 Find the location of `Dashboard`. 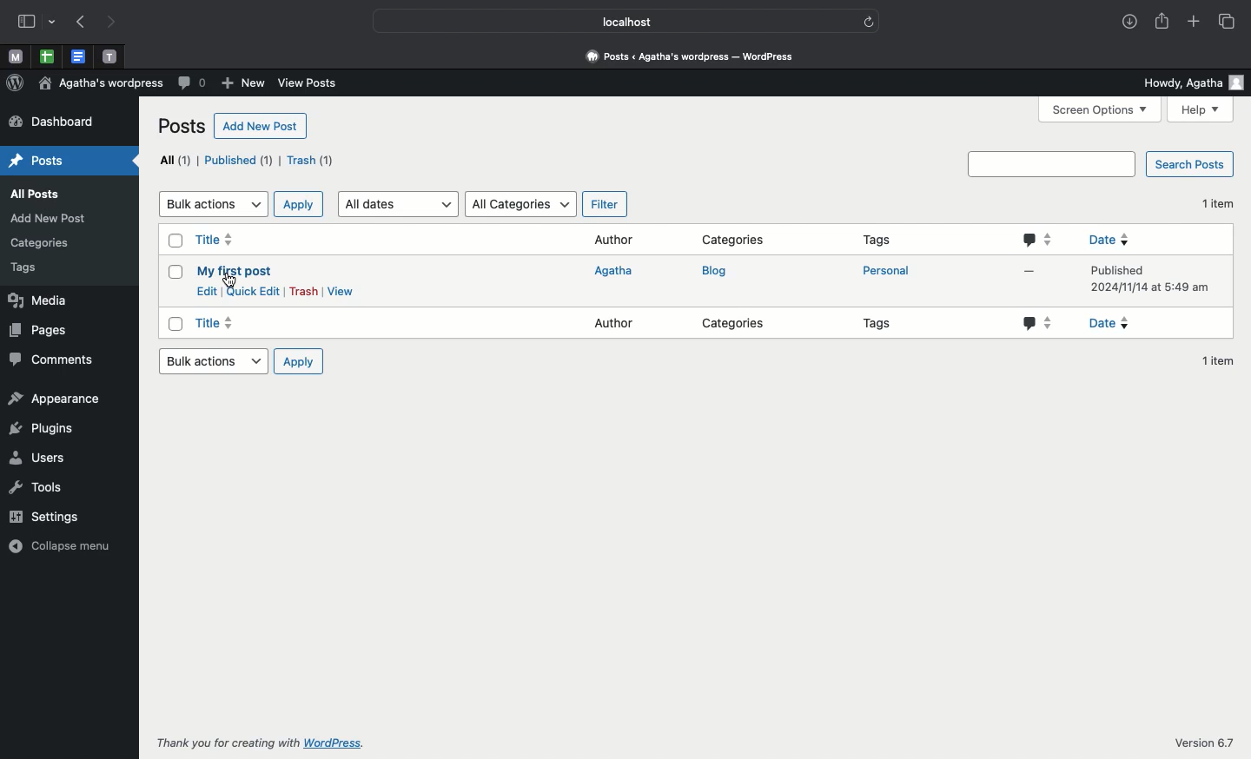

Dashboard is located at coordinates (696, 56).